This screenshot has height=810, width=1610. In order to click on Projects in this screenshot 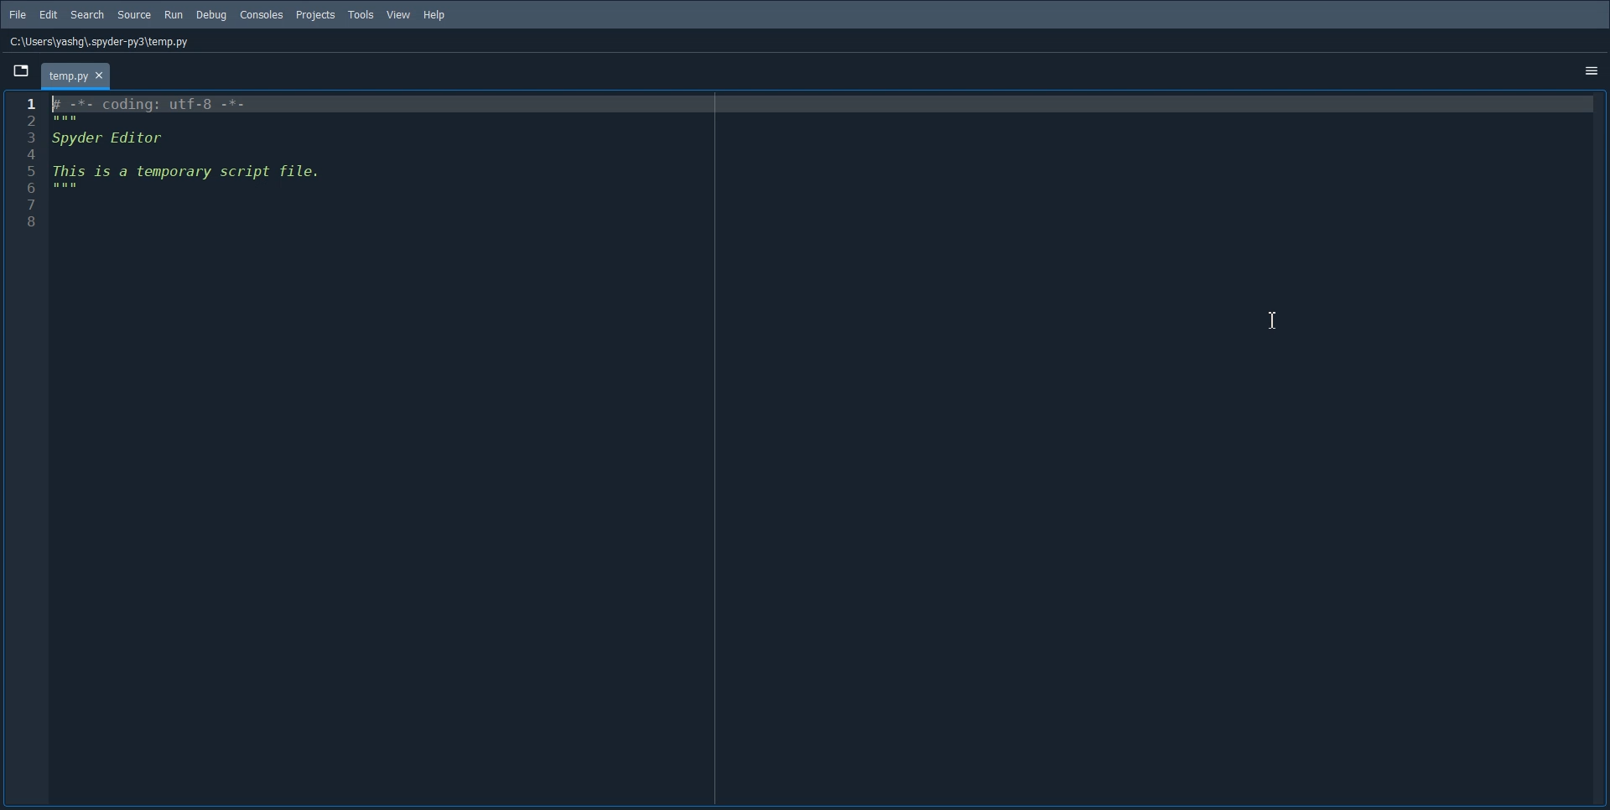, I will do `click(315, 15)`.